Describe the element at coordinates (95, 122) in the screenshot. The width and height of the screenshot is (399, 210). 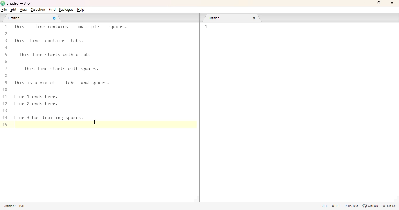
I see `cursor` at that location.